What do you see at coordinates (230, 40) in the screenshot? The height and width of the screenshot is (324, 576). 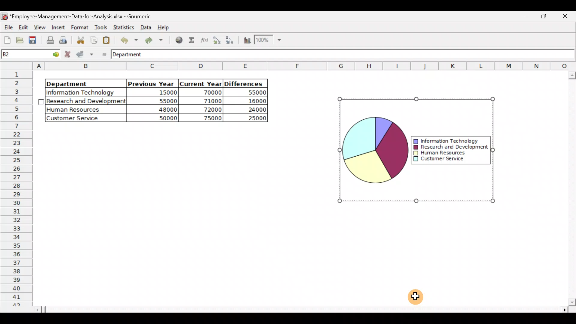 I see `Sort in descending order` at bounding box center [230, 40].